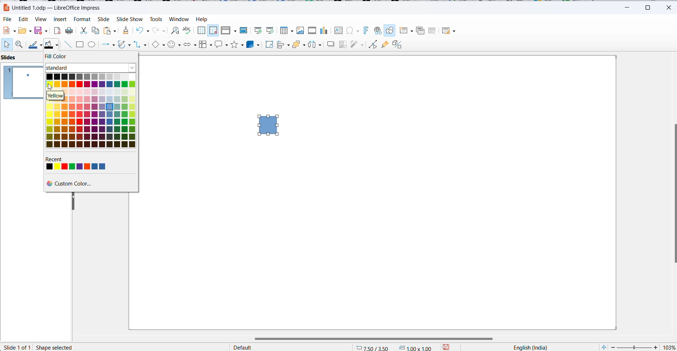  Describe the element at coordinates (58, 56) in the screenshot. I see `fill color label` at that location.